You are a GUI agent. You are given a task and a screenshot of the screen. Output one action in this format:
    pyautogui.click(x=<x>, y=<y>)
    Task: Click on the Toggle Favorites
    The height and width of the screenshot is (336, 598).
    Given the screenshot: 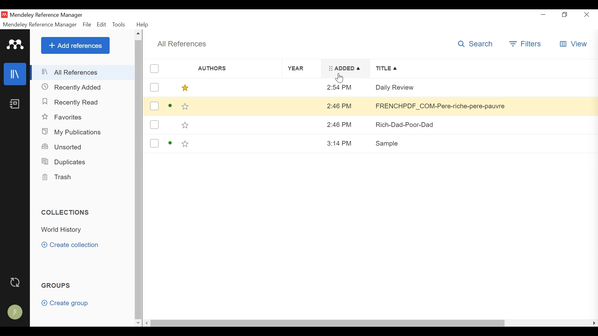 What is the action you would take?
    pyautogui.click(x=185, y=88)
    